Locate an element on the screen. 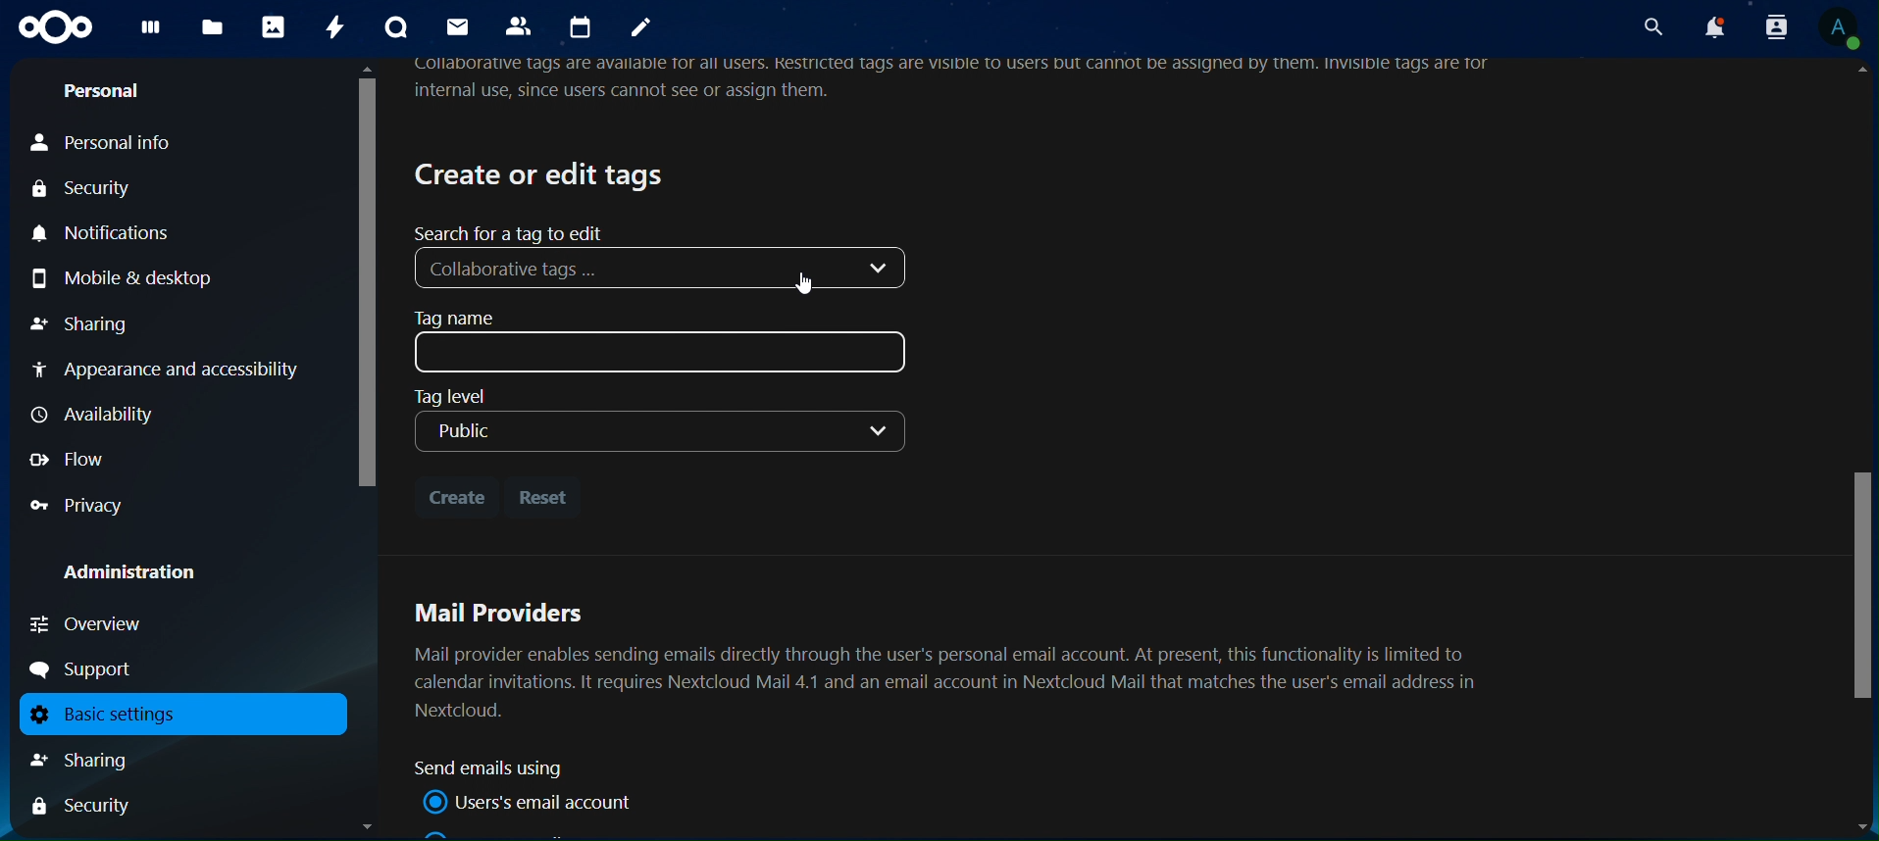 Image resolution: width=1879 pixels, height=841 pixels. basic settings is located at coordinates (175, 715).